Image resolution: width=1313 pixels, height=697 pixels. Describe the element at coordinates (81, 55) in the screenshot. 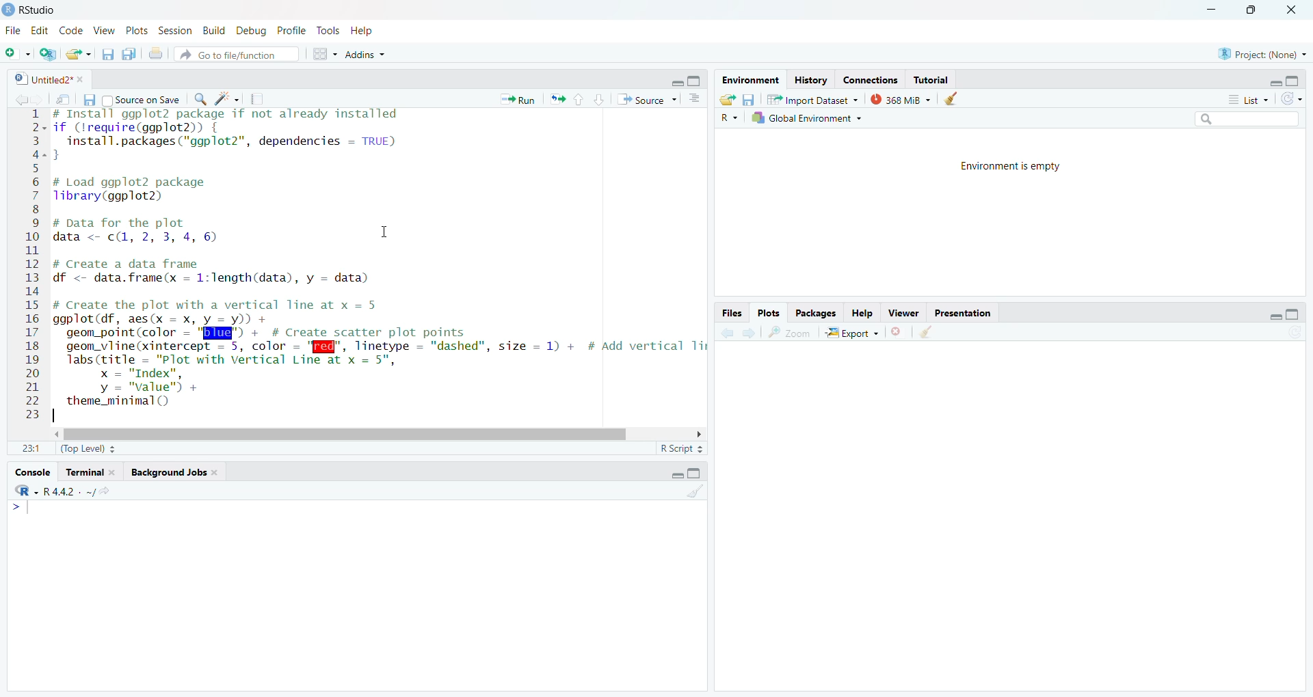

I see `export` at that location.